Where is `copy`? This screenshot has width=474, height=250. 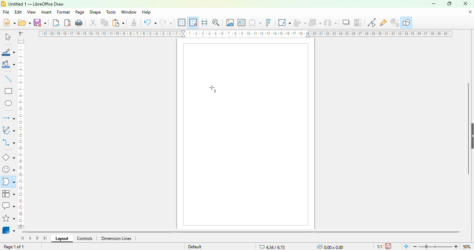 copy is located at coordinates (104, 23).